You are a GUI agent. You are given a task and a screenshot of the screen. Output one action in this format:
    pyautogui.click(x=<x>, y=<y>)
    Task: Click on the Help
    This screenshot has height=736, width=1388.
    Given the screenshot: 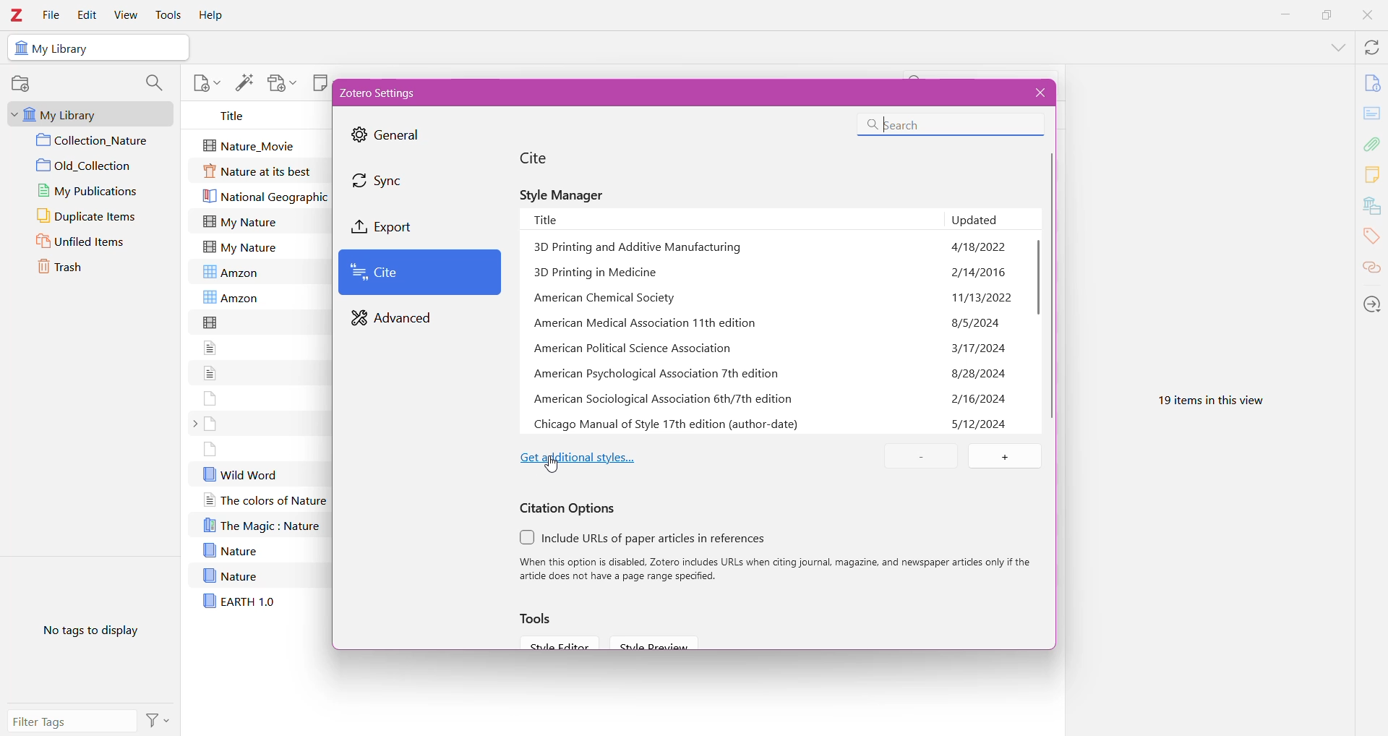 What is the action you would take?
    pyautogui.click(x=213, y=14)
    